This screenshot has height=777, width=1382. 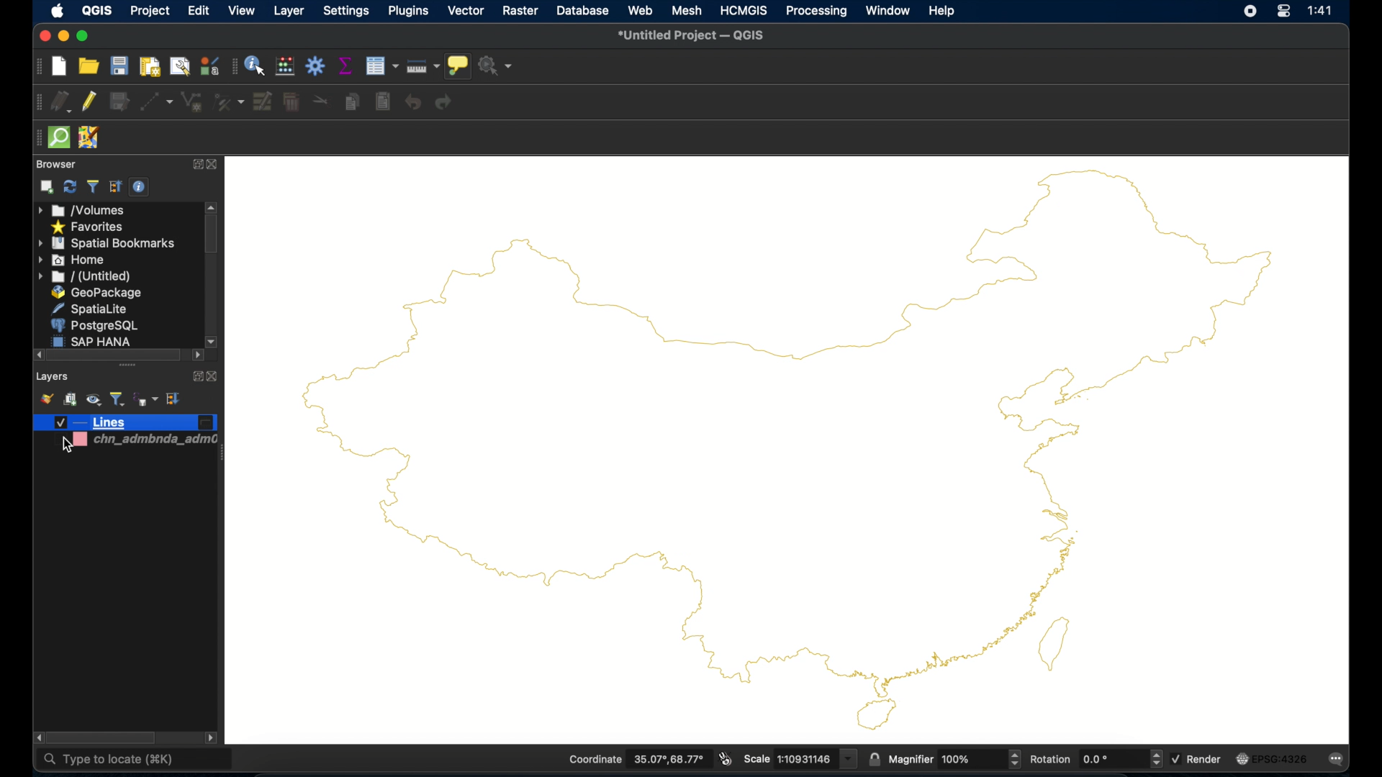 I want to click on type to locate, so click(x=108, y=762).